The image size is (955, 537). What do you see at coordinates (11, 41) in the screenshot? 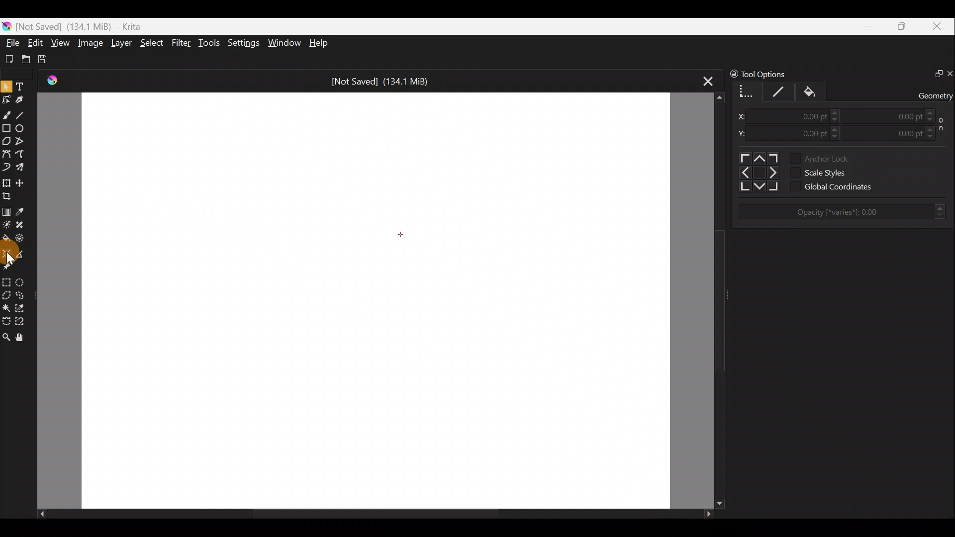
I see `File` at bounding box center [11, 41].